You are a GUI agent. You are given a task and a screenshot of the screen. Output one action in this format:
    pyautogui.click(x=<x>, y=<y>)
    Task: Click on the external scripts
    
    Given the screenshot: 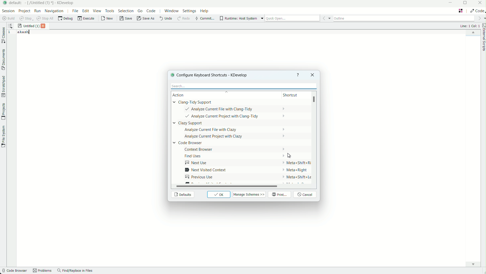 What is the action you would take?
    pyautogui.click(x=483, y=38)
    